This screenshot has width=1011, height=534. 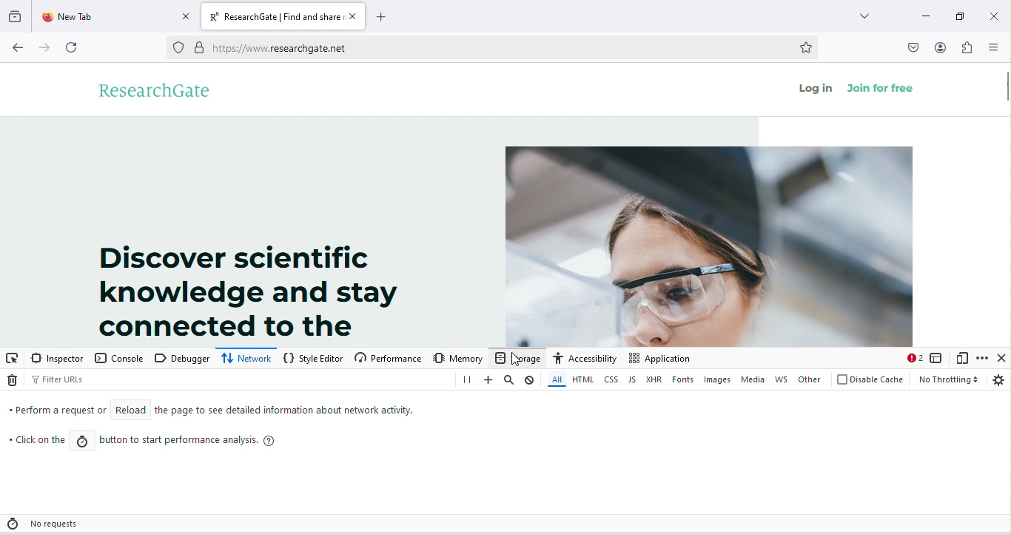 I want to click on select an frame as the currently targeted document, so click(x=937, y=359).